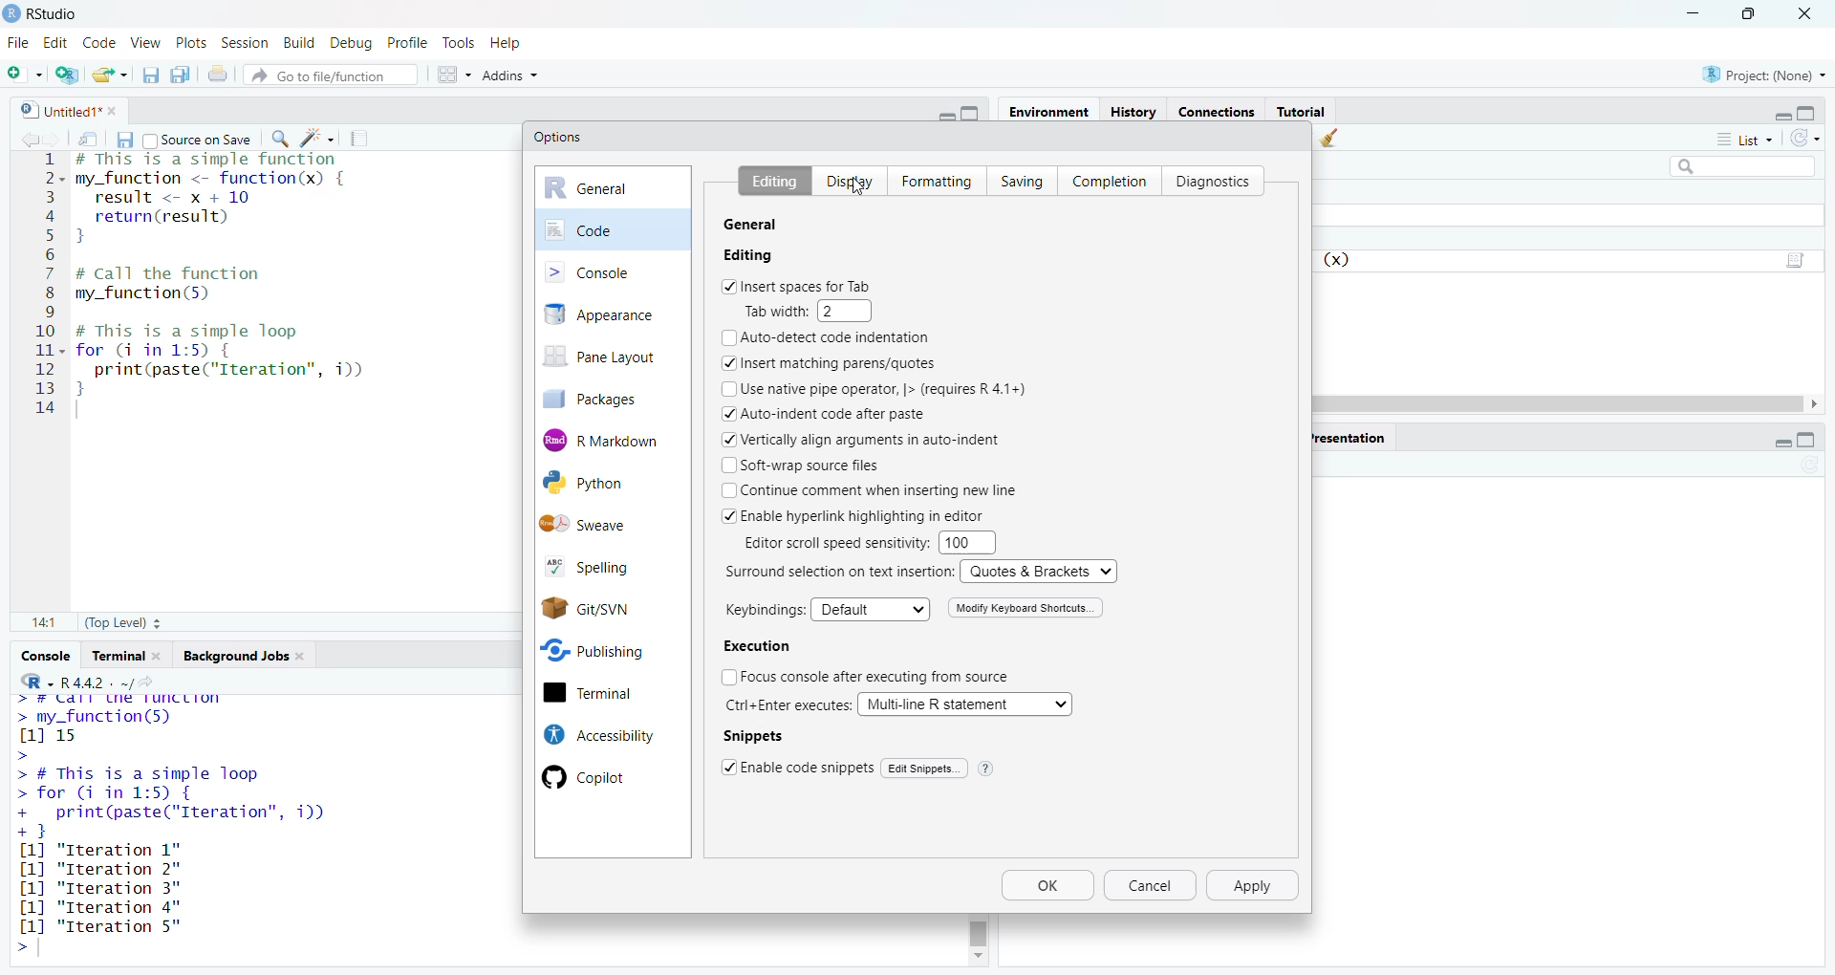  I want to click on packages, so click(604, 399).